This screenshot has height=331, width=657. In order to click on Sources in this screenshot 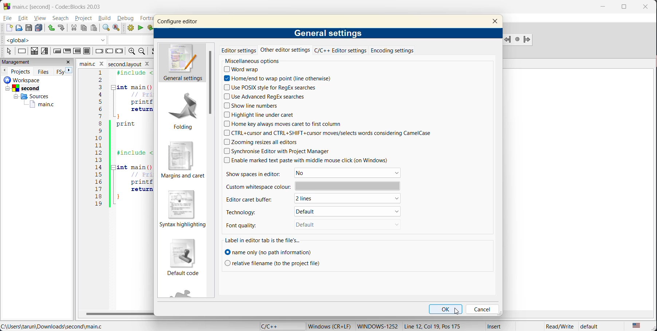, I will do `click(32, 96)`.